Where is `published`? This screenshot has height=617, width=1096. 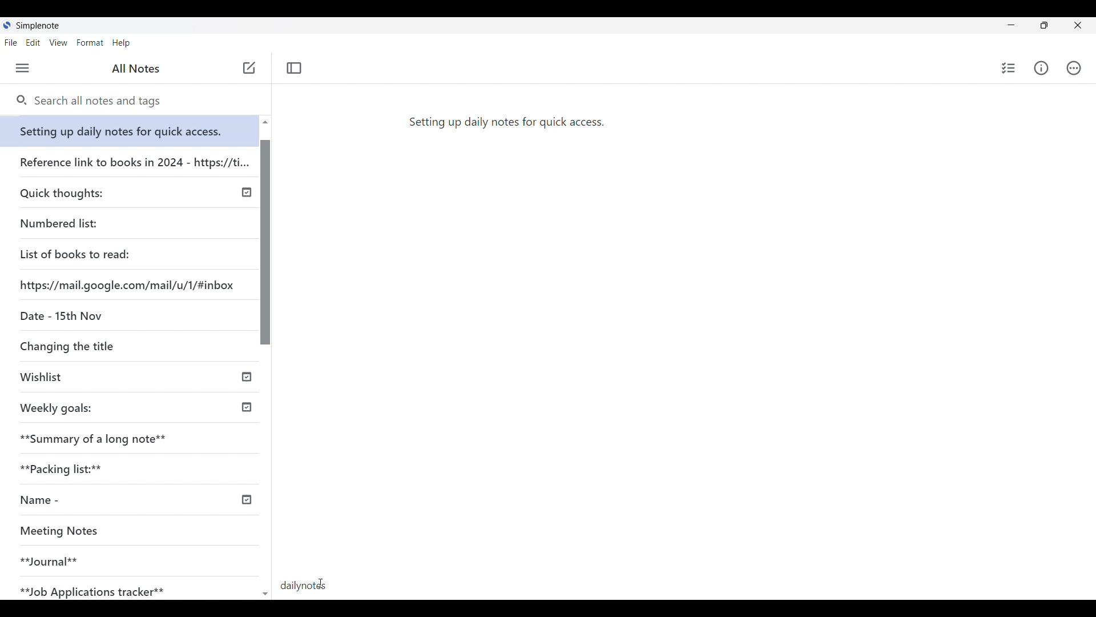
published is located at coordinates (245, 500).